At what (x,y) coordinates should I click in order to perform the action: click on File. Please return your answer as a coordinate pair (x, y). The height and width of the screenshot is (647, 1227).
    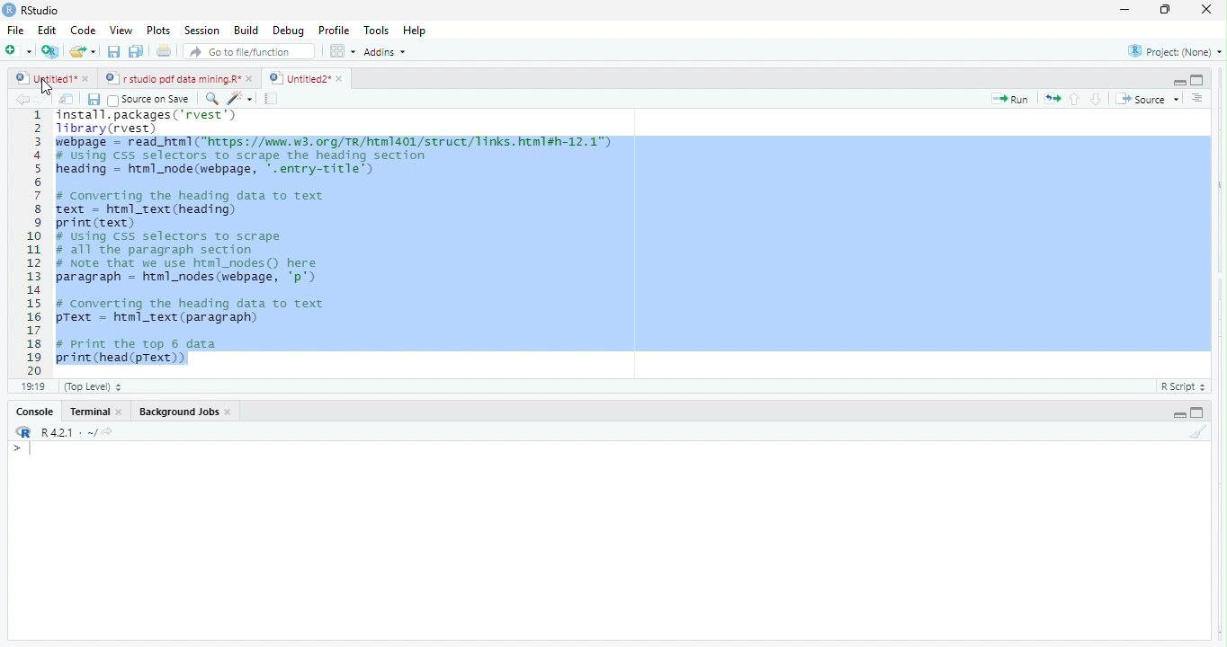
    Looking at the image, I should click on (15, 31).